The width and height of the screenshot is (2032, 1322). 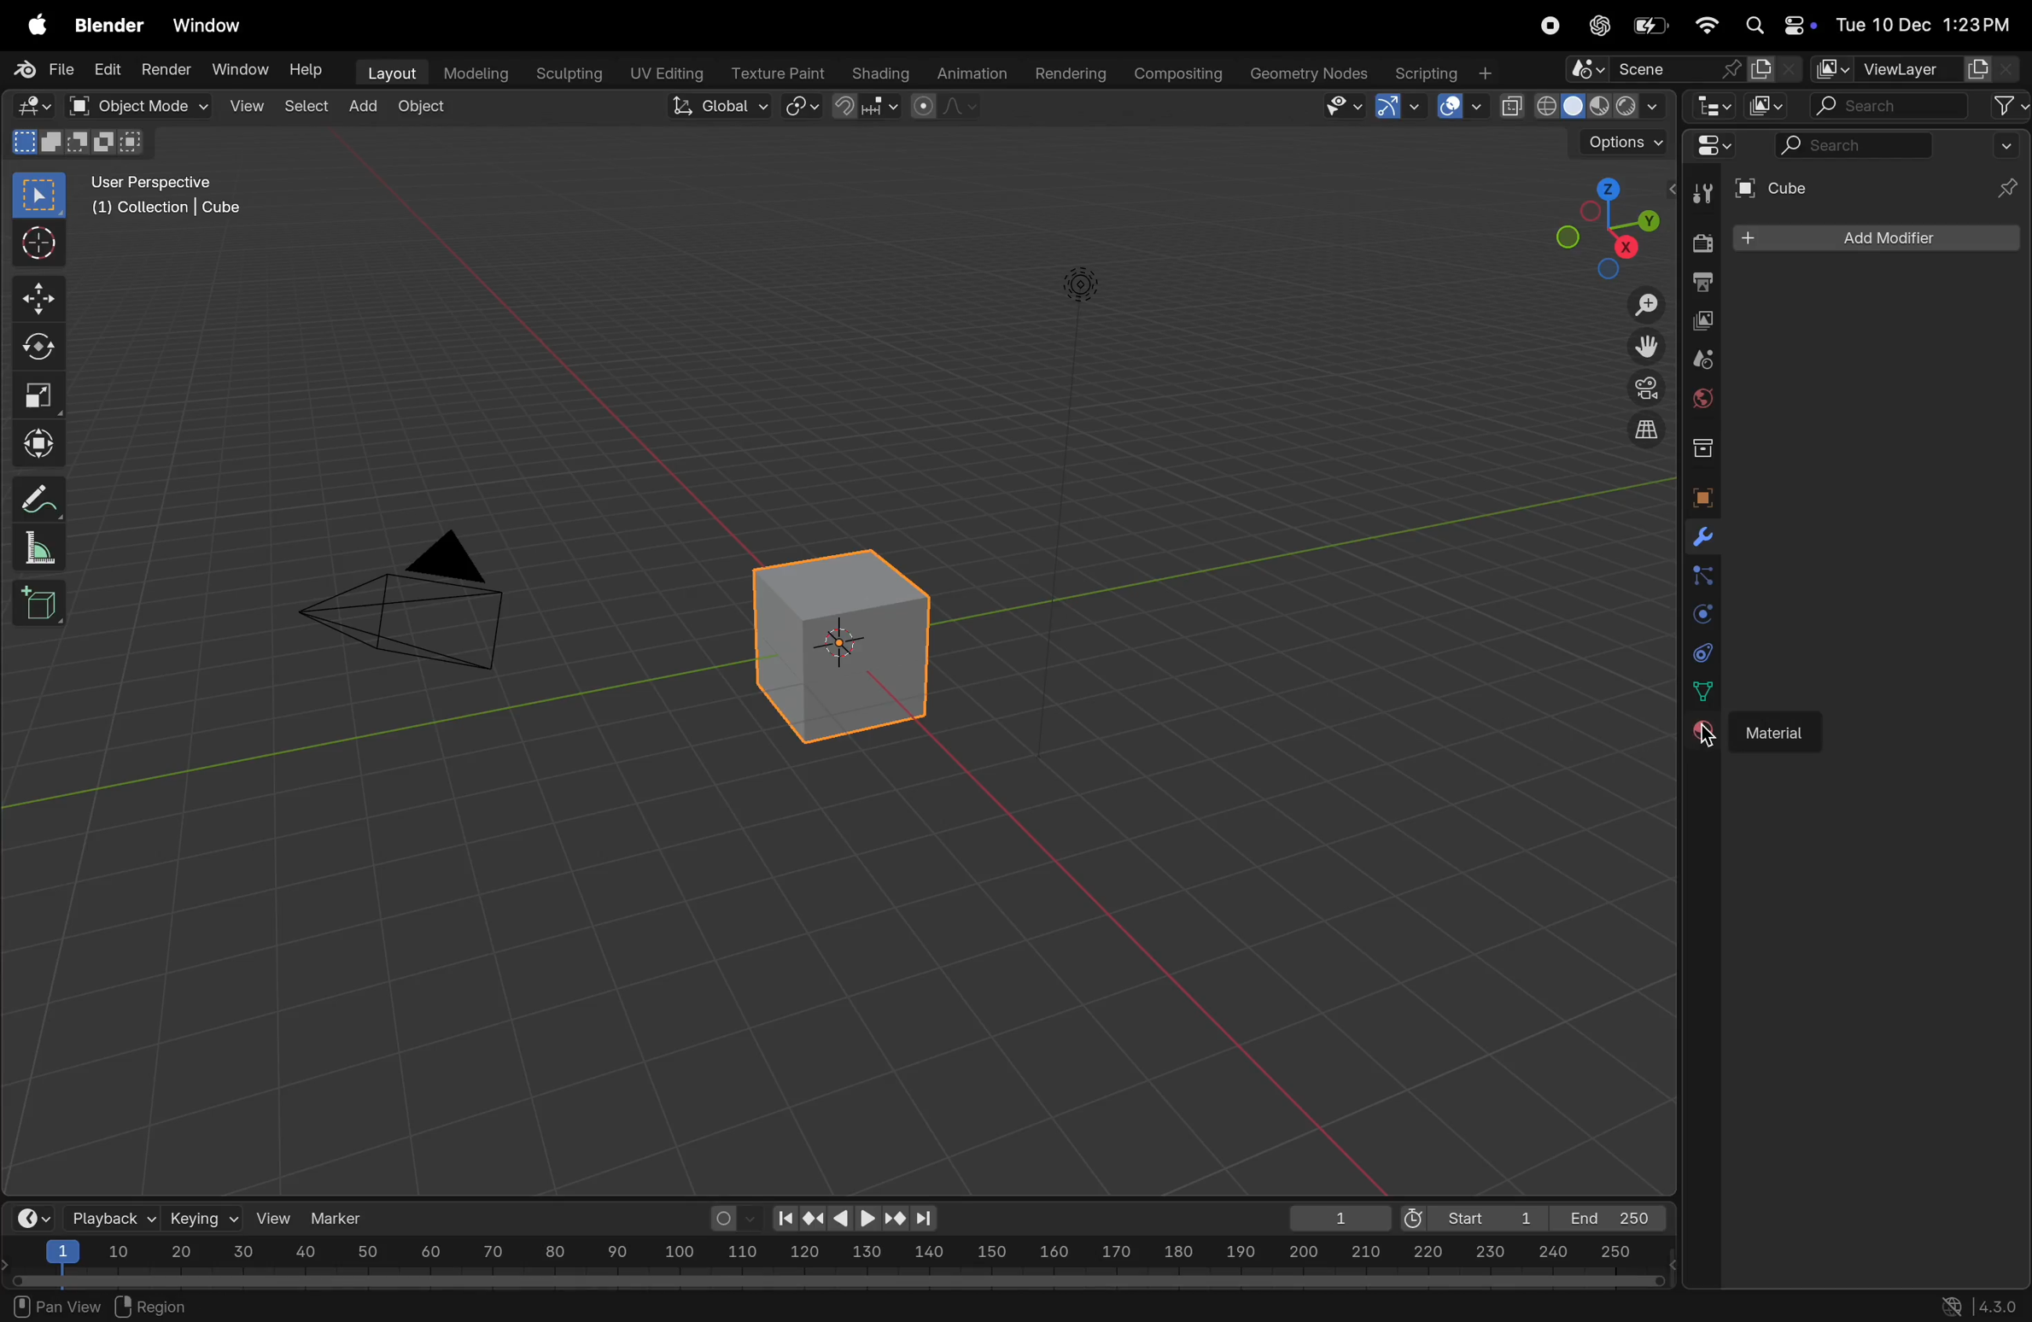 I want to click on blender, so click(x=109, y=26).